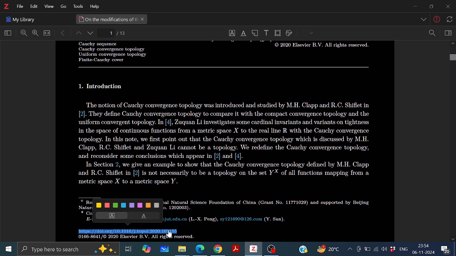  I want to click on Edit, so click(33, 6).